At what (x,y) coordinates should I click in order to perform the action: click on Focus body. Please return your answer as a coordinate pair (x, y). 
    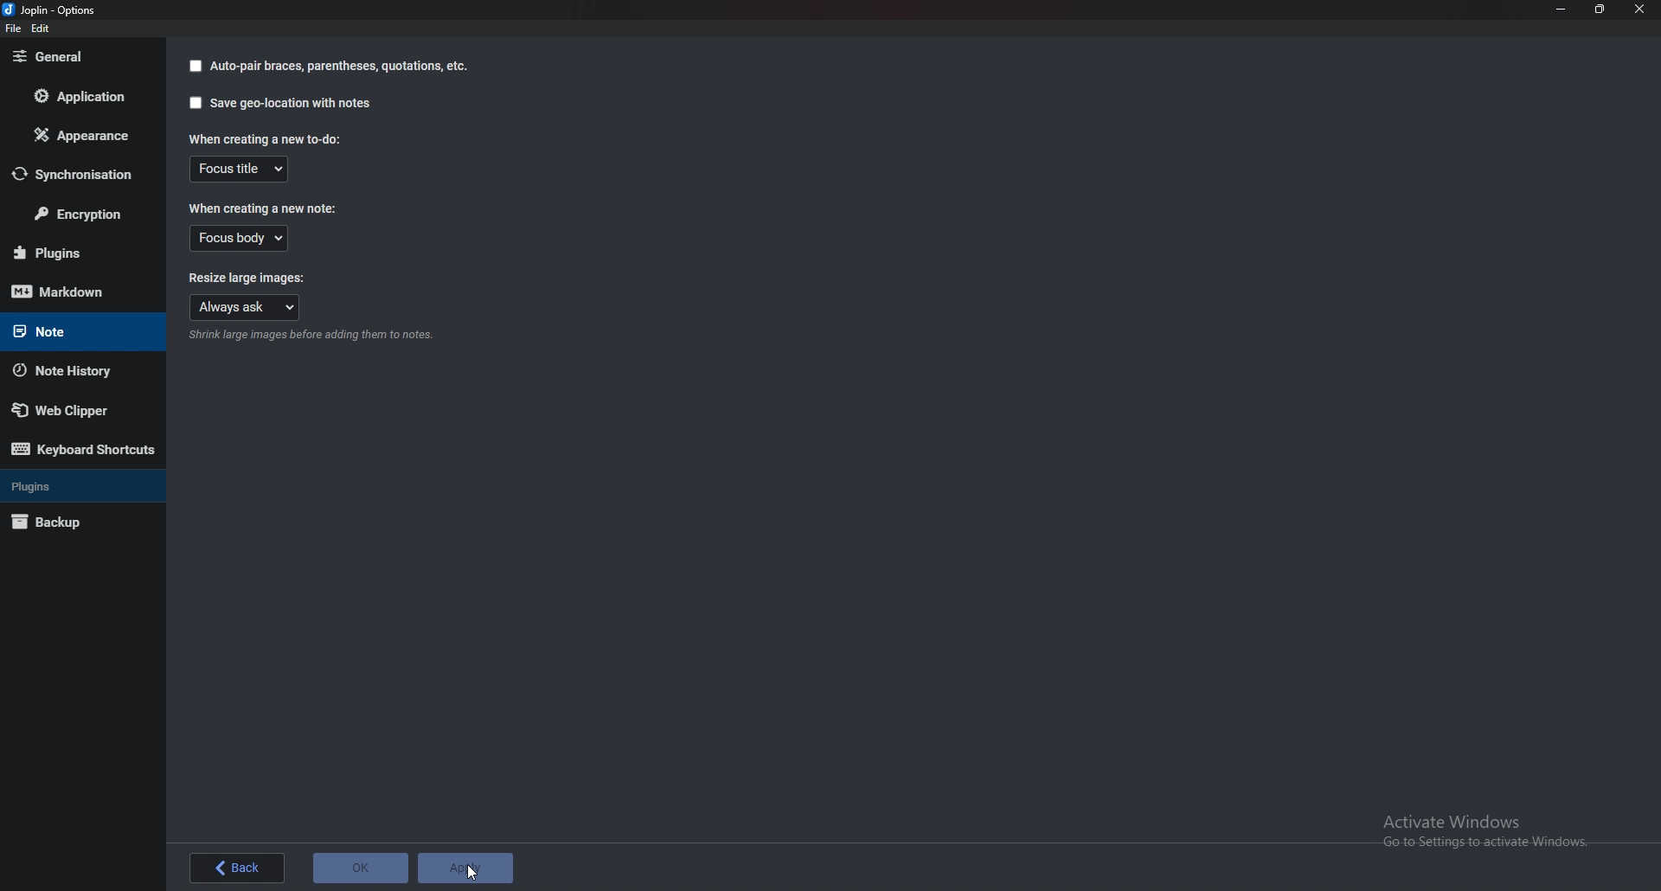
    Looking at the image, I should click on (240, 240).